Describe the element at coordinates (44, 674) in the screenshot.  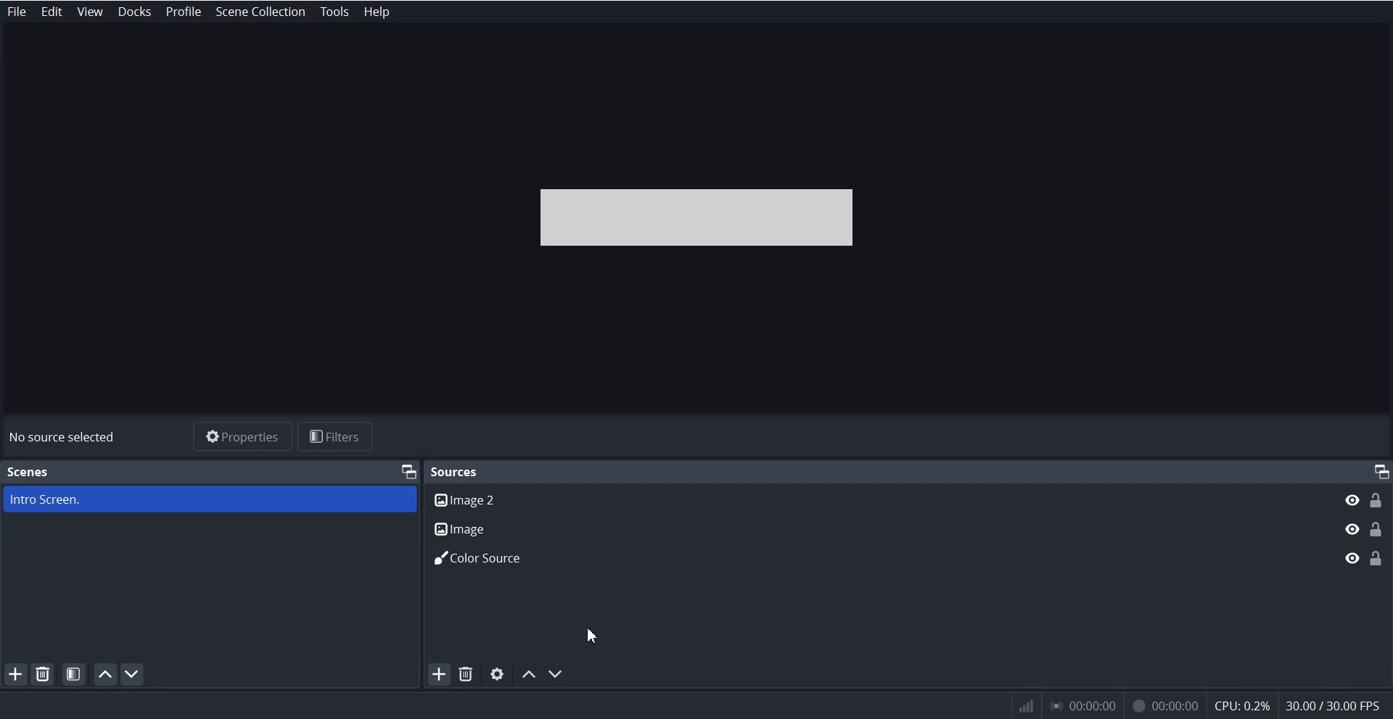
I see `Remove Selected Scene` at that location.